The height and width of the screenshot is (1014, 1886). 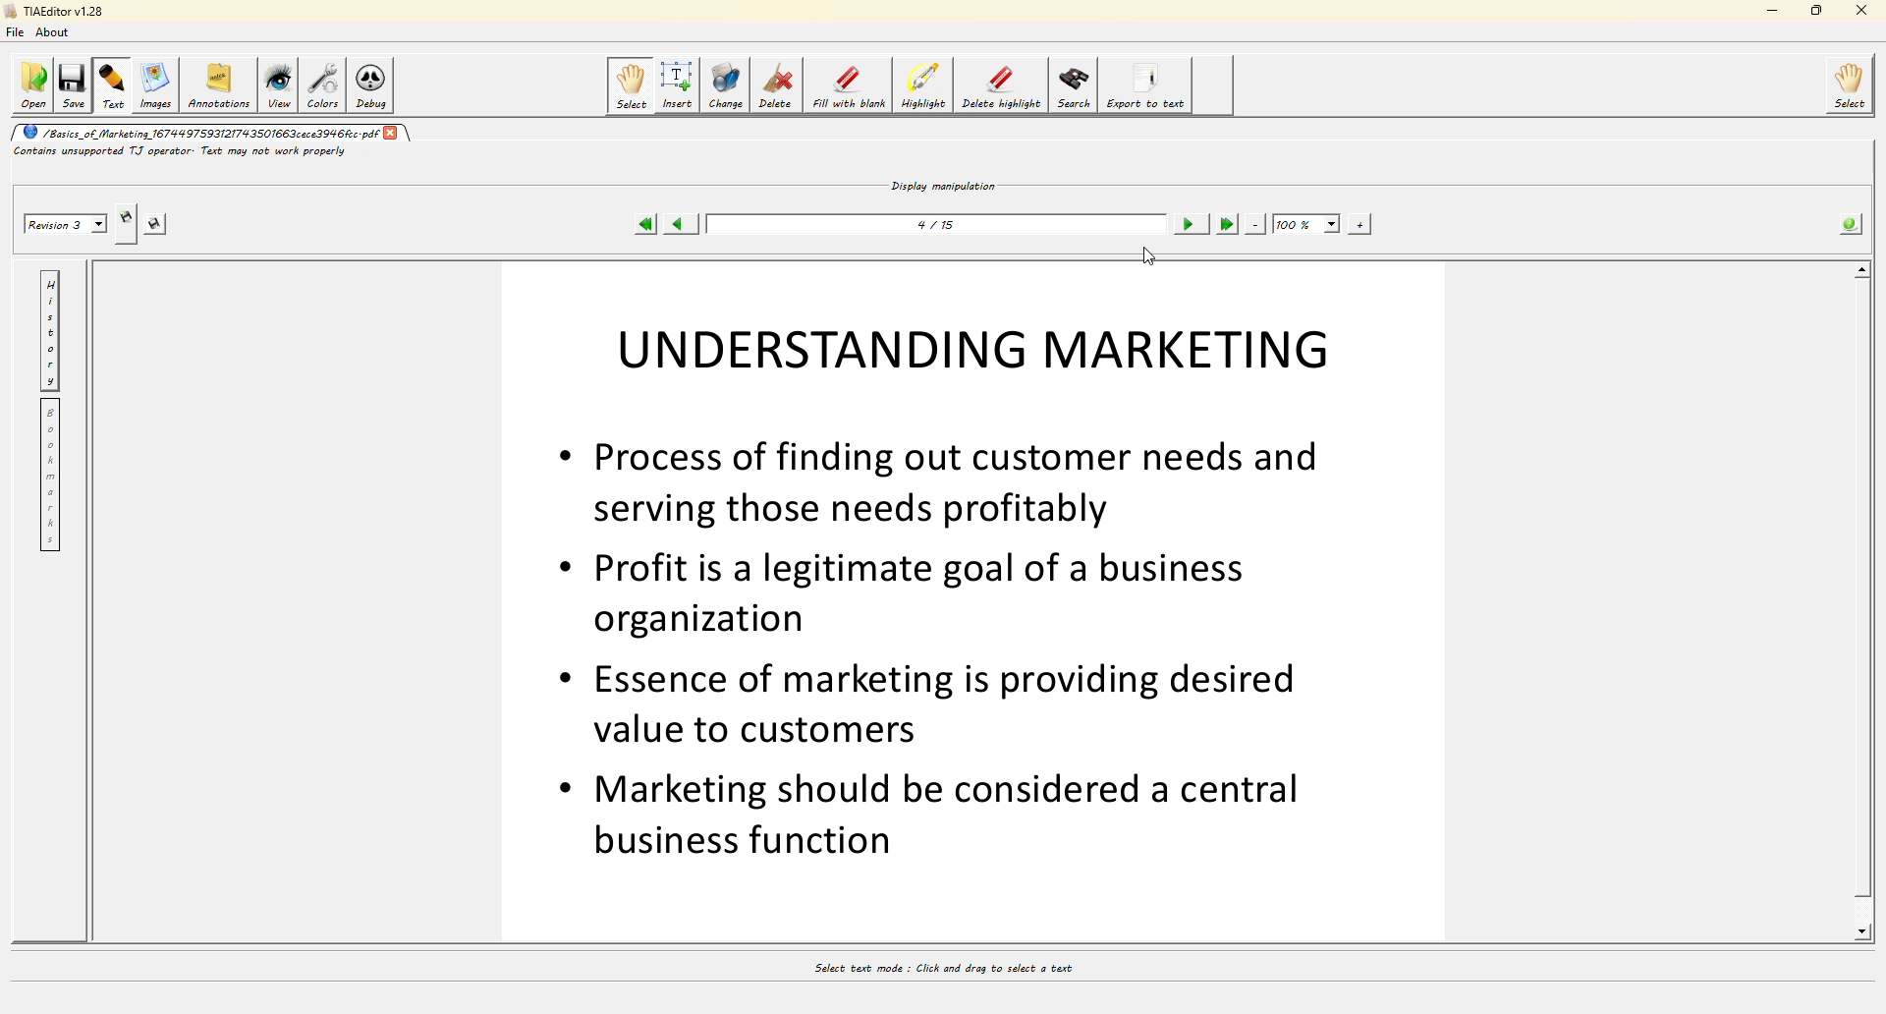 What do you see at coordinates (54, 33) in the screenshot?
I see `about` at bounding box center [54, 33].